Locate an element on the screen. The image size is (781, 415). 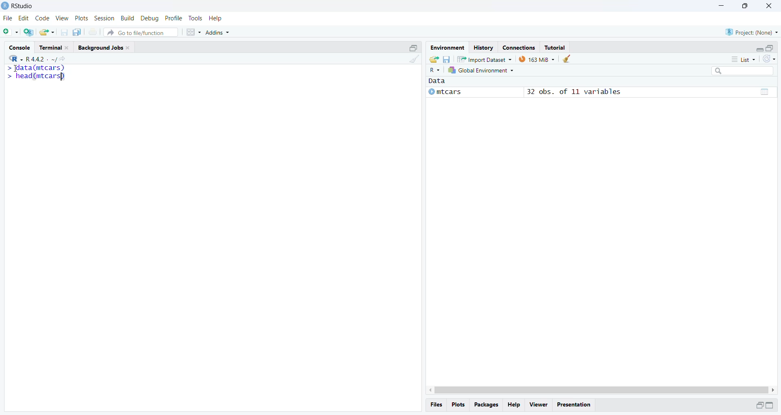
list is located at coordinates (745, 59).